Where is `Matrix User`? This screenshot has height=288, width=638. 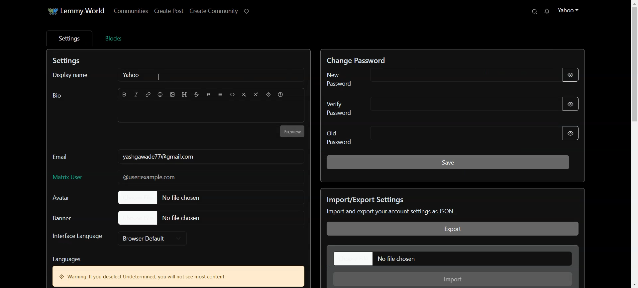
Matrix User is located at coordinates (178, 178).